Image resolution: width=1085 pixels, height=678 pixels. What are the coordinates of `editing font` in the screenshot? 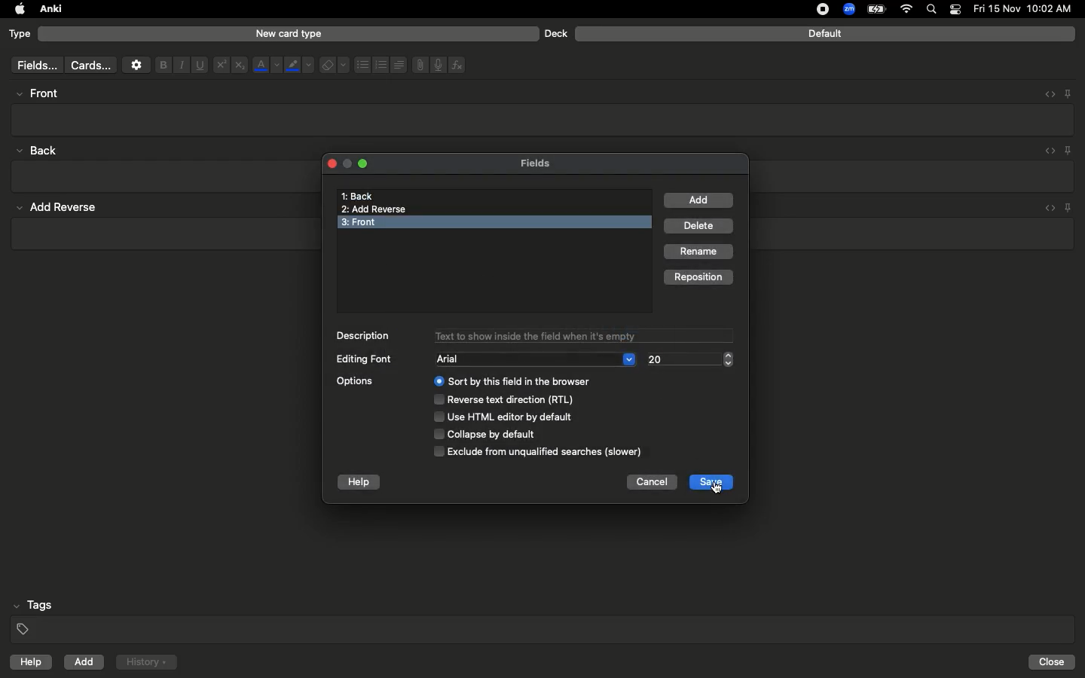 It's located at (365, 360).